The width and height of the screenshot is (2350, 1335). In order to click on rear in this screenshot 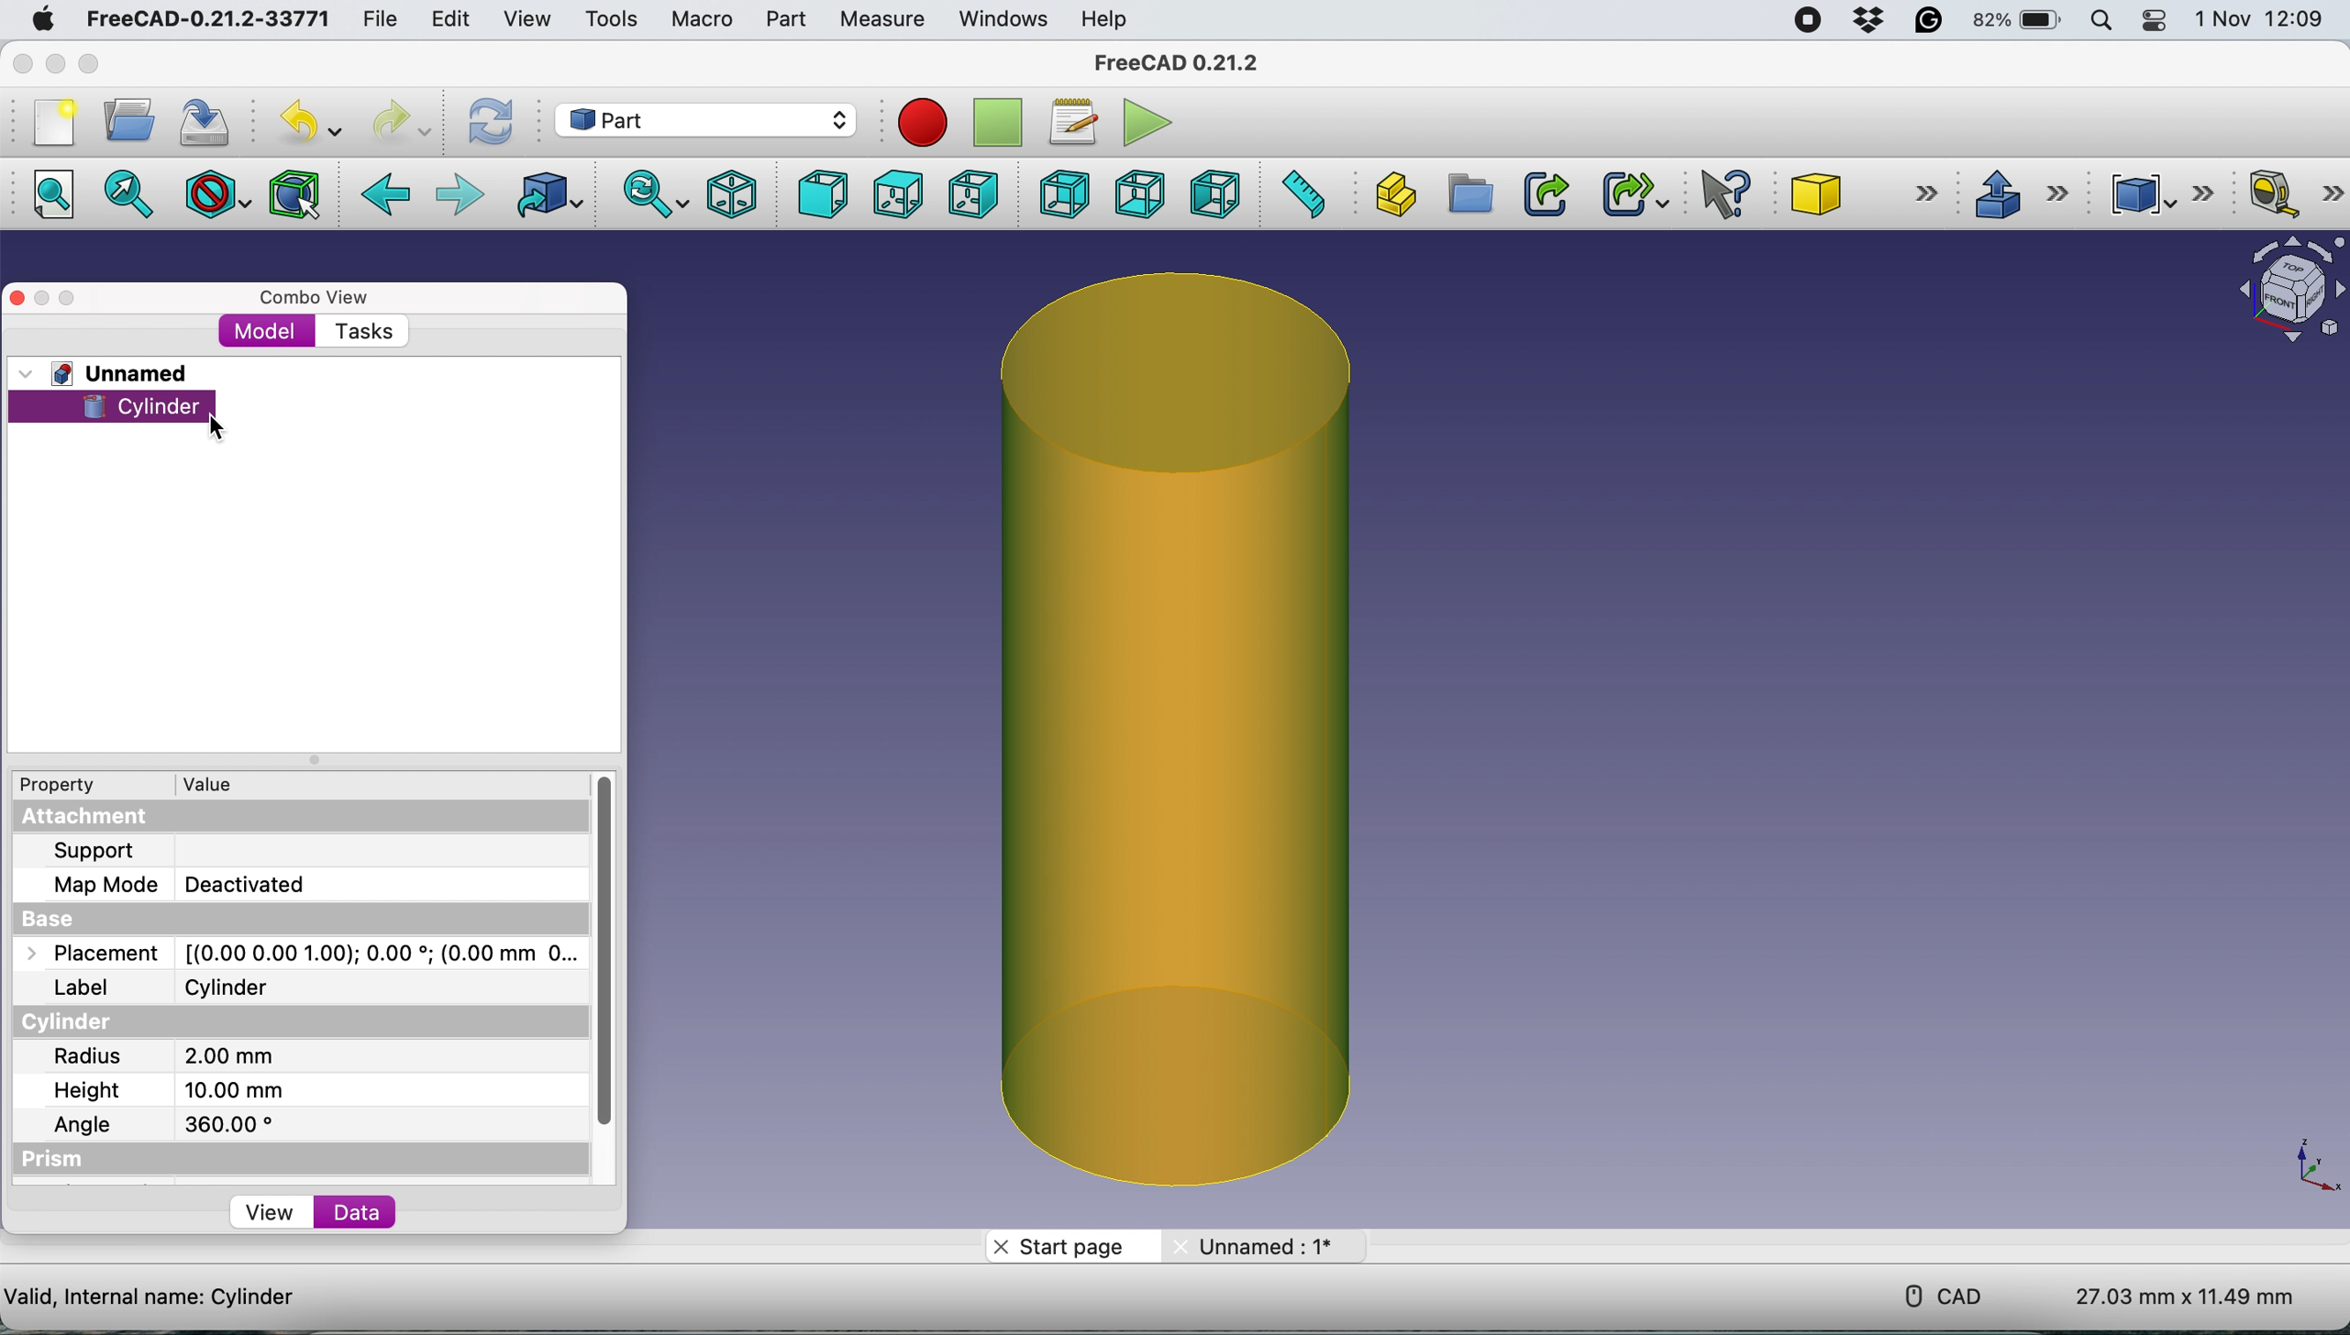, I will do `click(1059, 196)`.